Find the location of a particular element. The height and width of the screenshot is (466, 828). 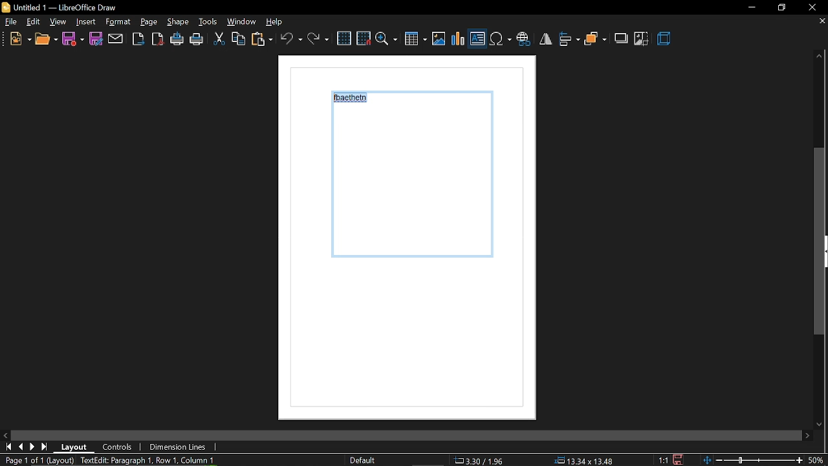

go to first page is located at coordinates (6, 447).